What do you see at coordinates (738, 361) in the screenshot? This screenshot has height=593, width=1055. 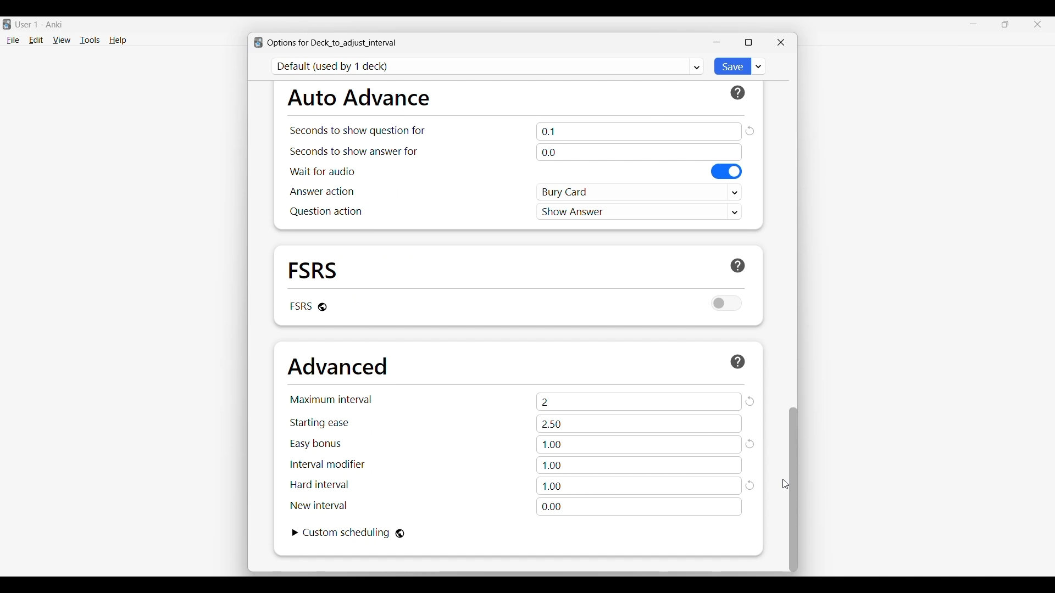 I see `Learn more about respective section` at bounding box center [738, 361].